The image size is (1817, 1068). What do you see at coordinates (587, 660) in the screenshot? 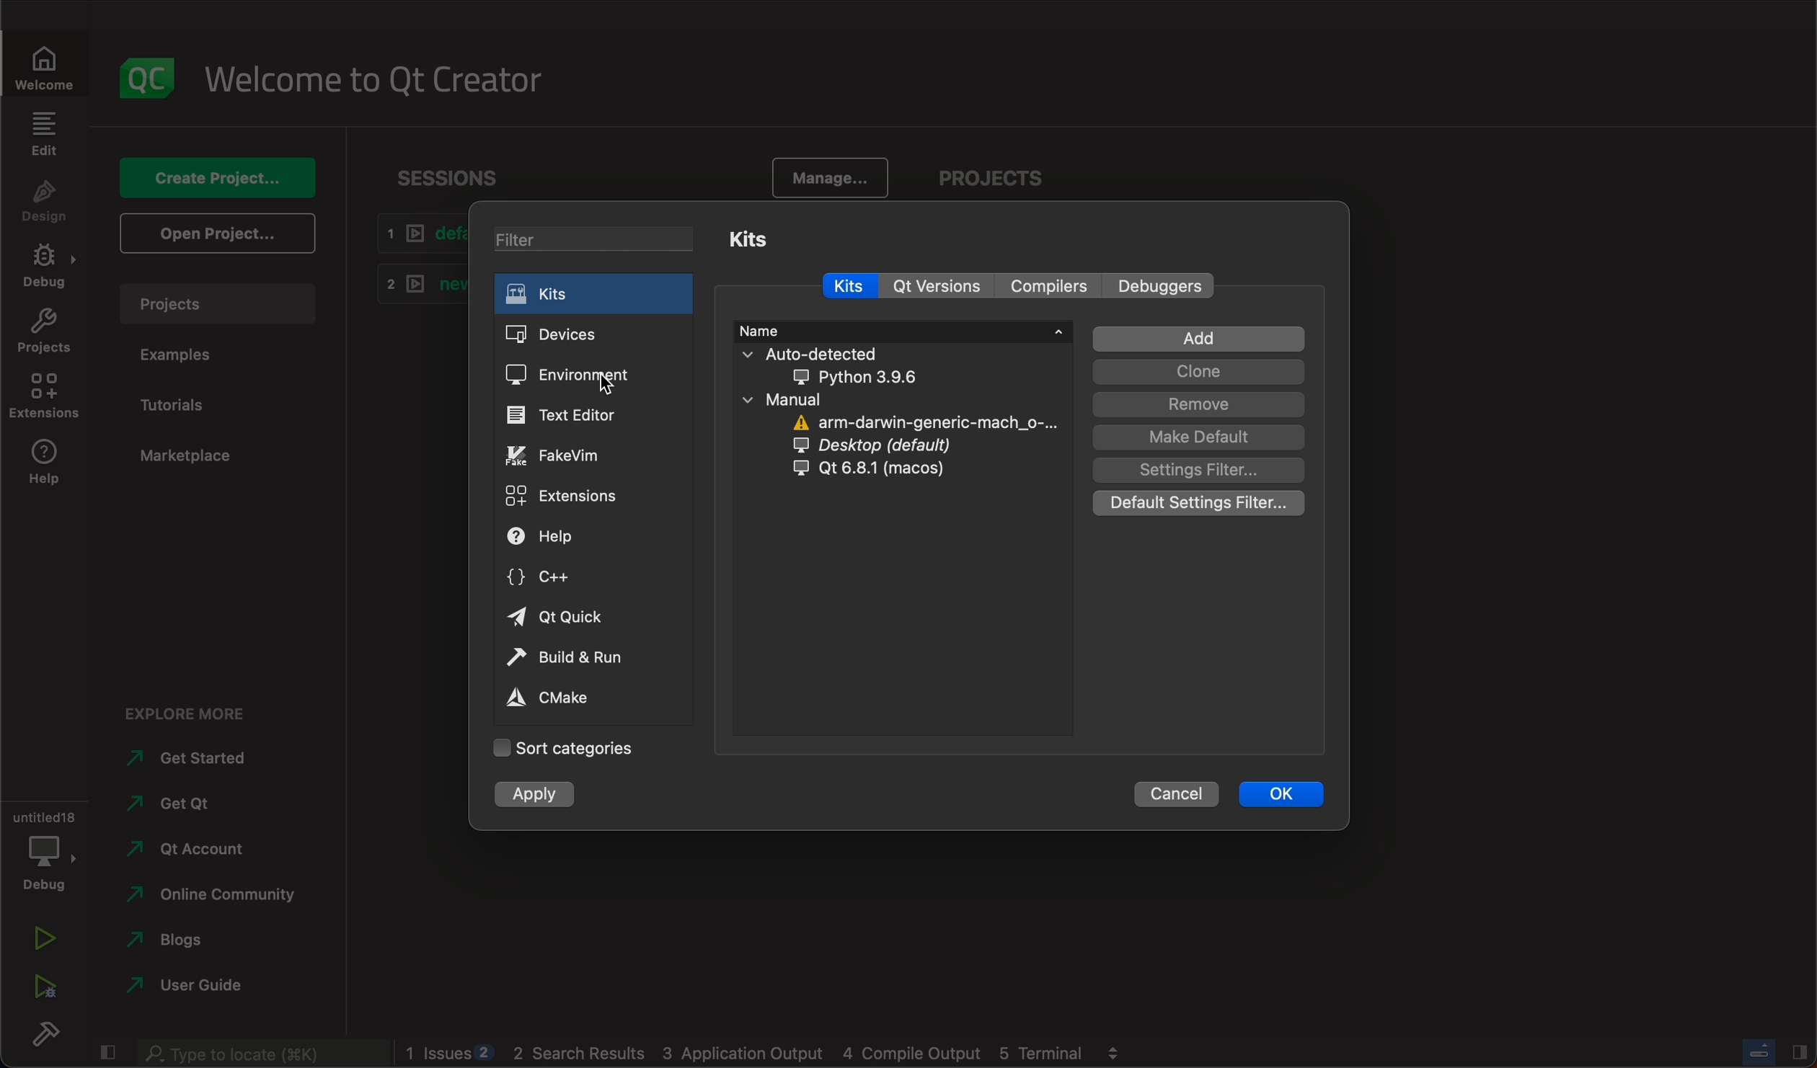
I see `build and run` at bounding box center [587, 660].